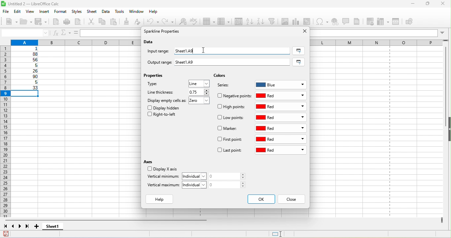 This screenshot has height=238, width=451. Describe the element at coordinates (372, 21) in the screenshot. I see `defined print area` at that location.